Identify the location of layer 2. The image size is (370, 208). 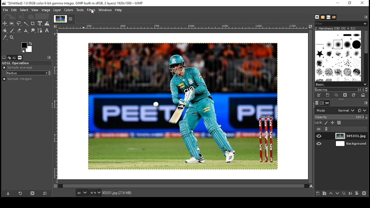
(351, 144).